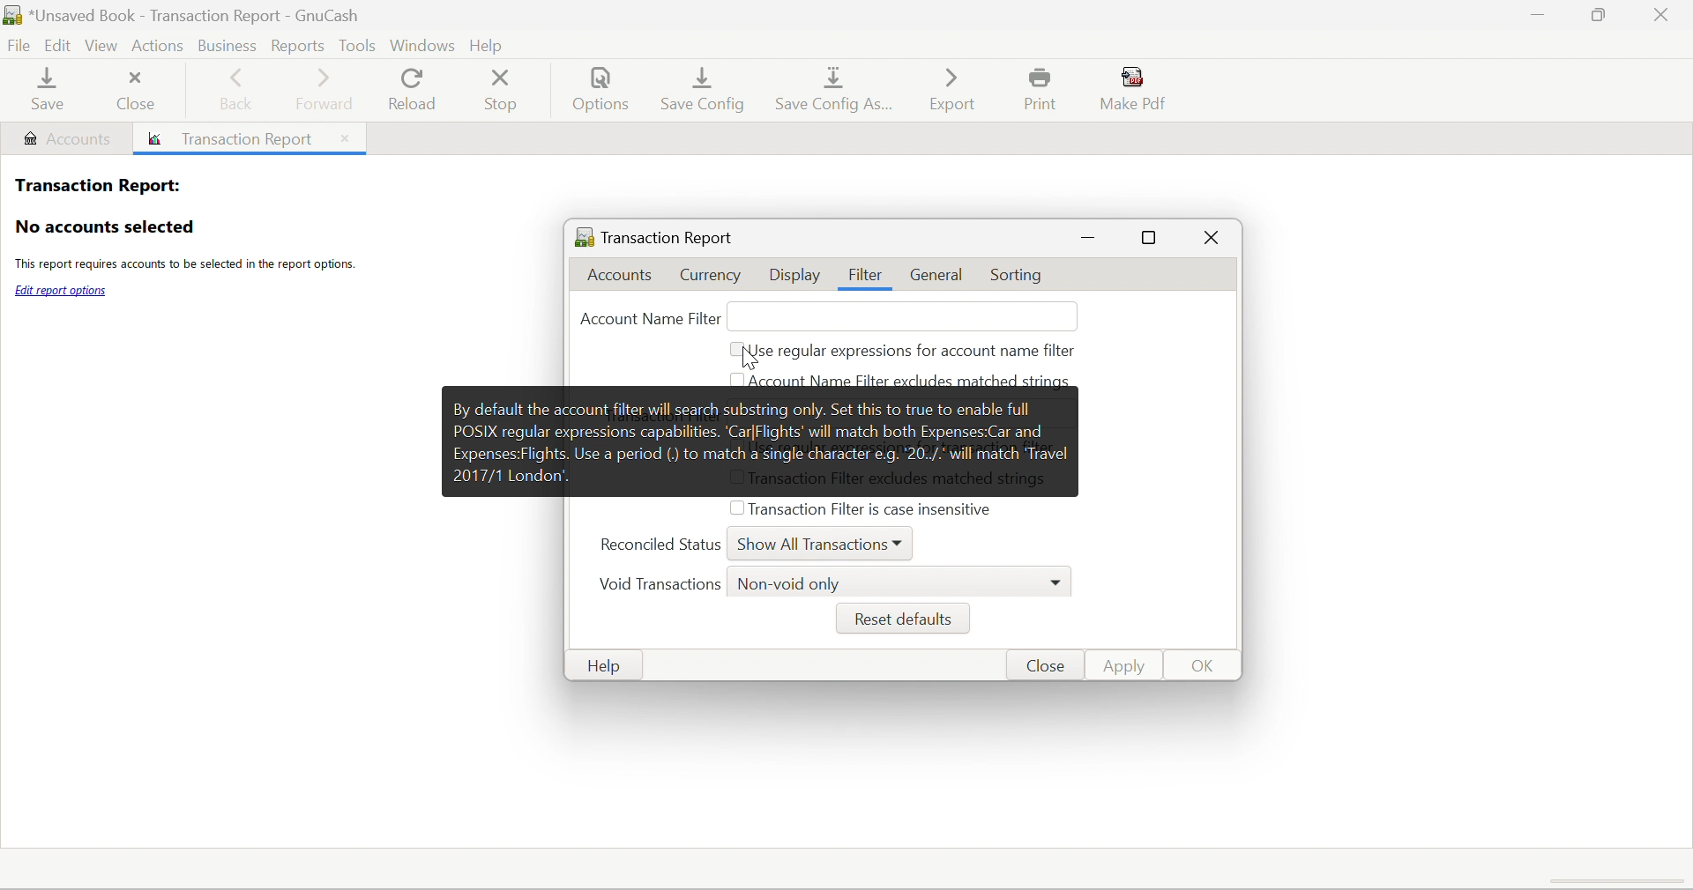  Describe the element at coordinates (866, 275) in the screenshot. I see `Filter` at that location.